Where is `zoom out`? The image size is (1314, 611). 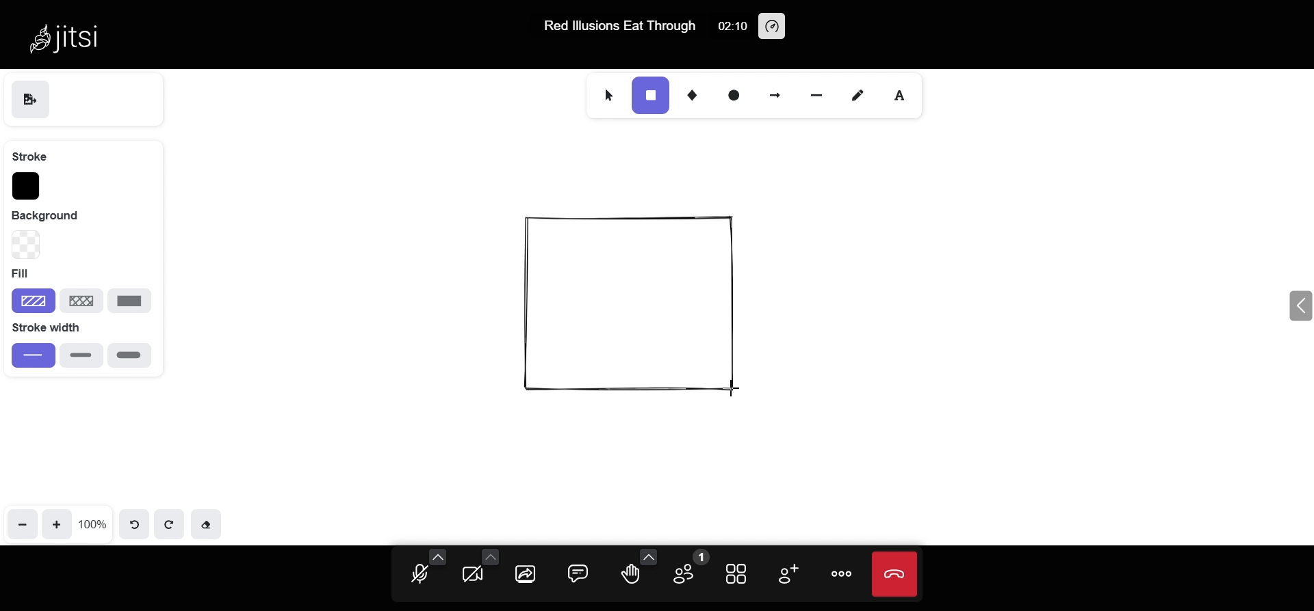 zoom out is located at coordinates (22, 524).